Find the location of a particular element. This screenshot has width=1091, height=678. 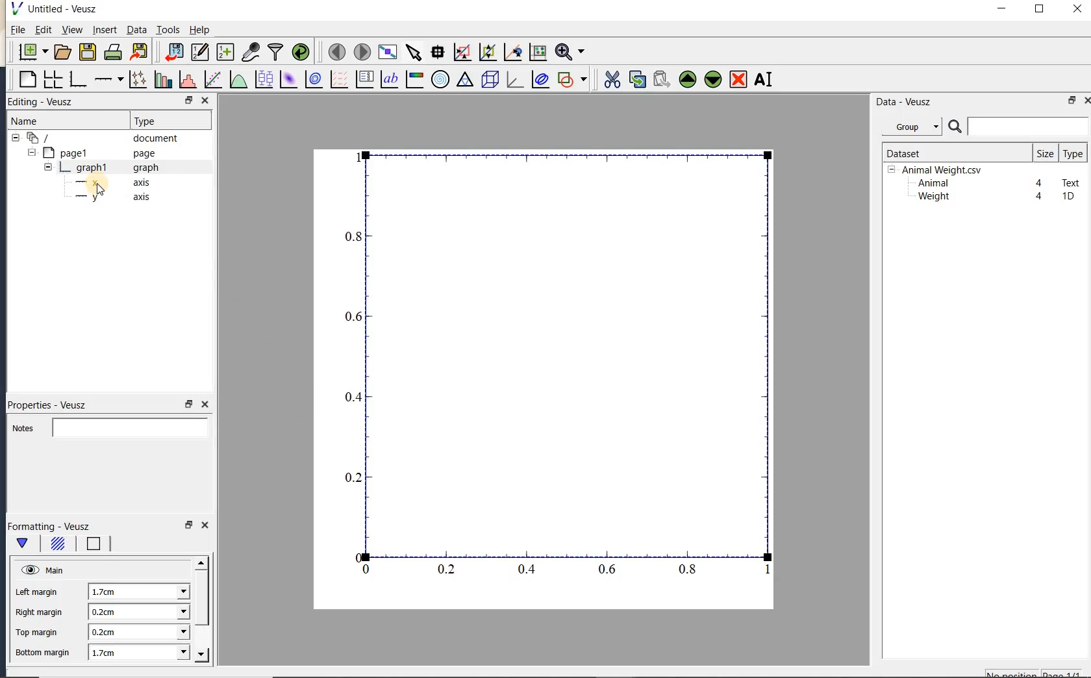

capture remote data is located at coordinates (251, 51).